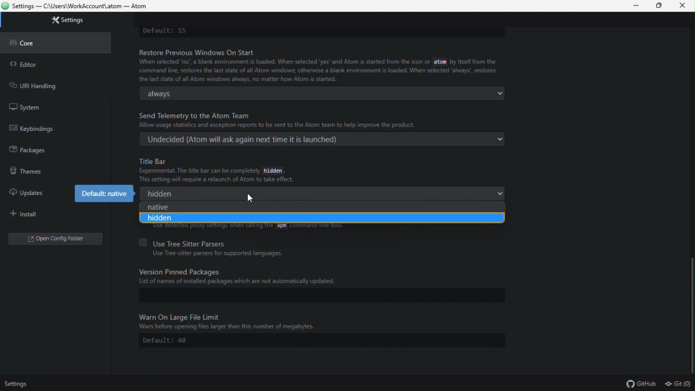  Describe the element at coordinates (318, 71) in the screenshot. I see `When selected 'no', a blank environment is loaded. When selected 'yes' and Atom is started from the icon or atom by itself from the command line, restores the last state of all Atom windows; otherwise a blank environment is loaded. When selected 'always', restores the last state of all Atom windows always, no matter how Atom is started.` at that location.